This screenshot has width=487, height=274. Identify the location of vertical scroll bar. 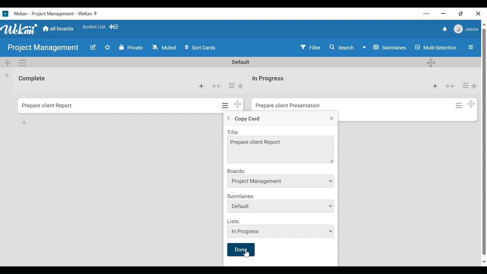
(484, 143).